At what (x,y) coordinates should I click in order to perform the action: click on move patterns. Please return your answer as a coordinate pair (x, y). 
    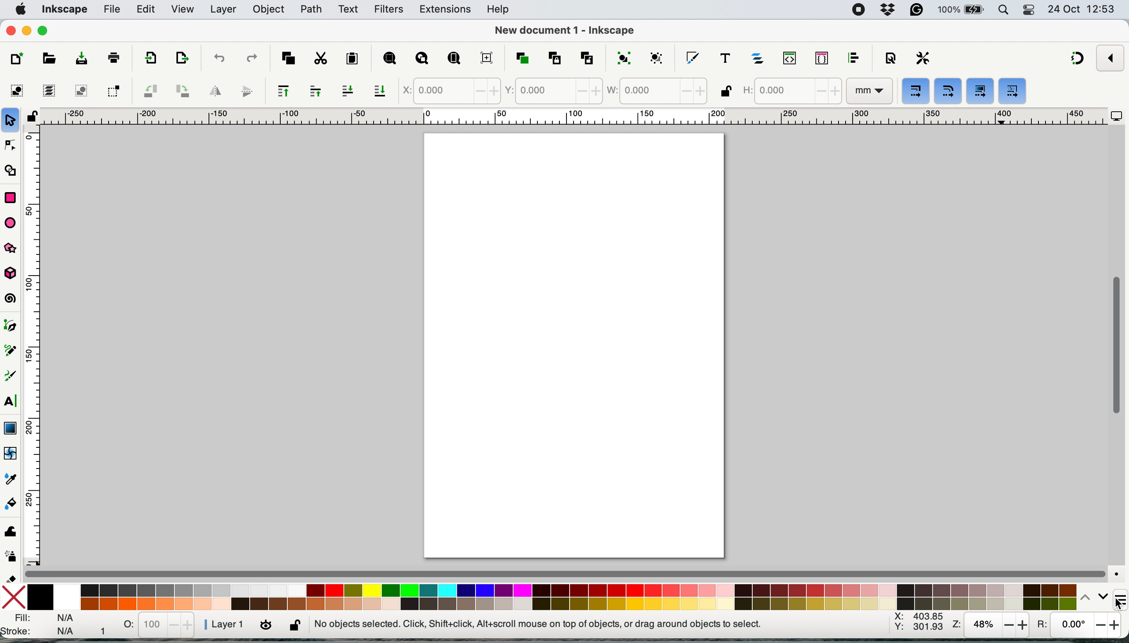
    Looking at the image, I should click on (980, 90).